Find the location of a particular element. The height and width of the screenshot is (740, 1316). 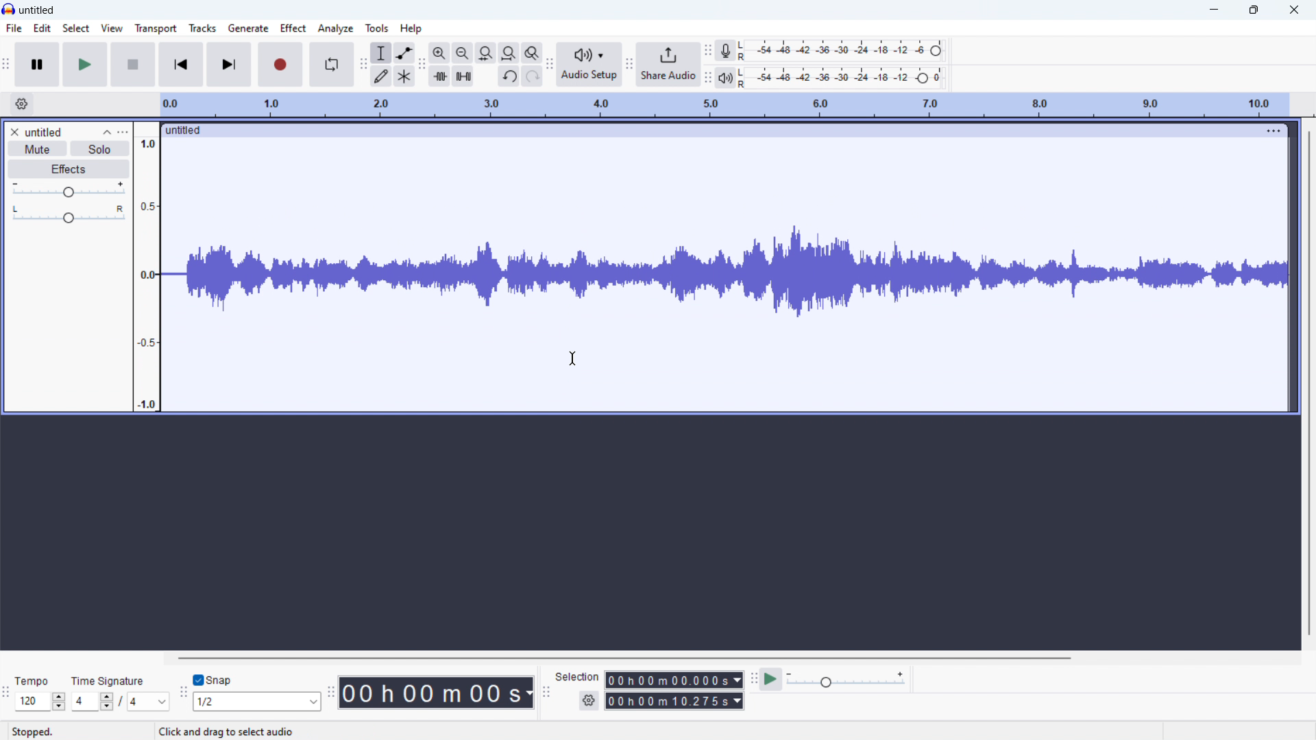

enable loop is located at coordinates (332, 64).